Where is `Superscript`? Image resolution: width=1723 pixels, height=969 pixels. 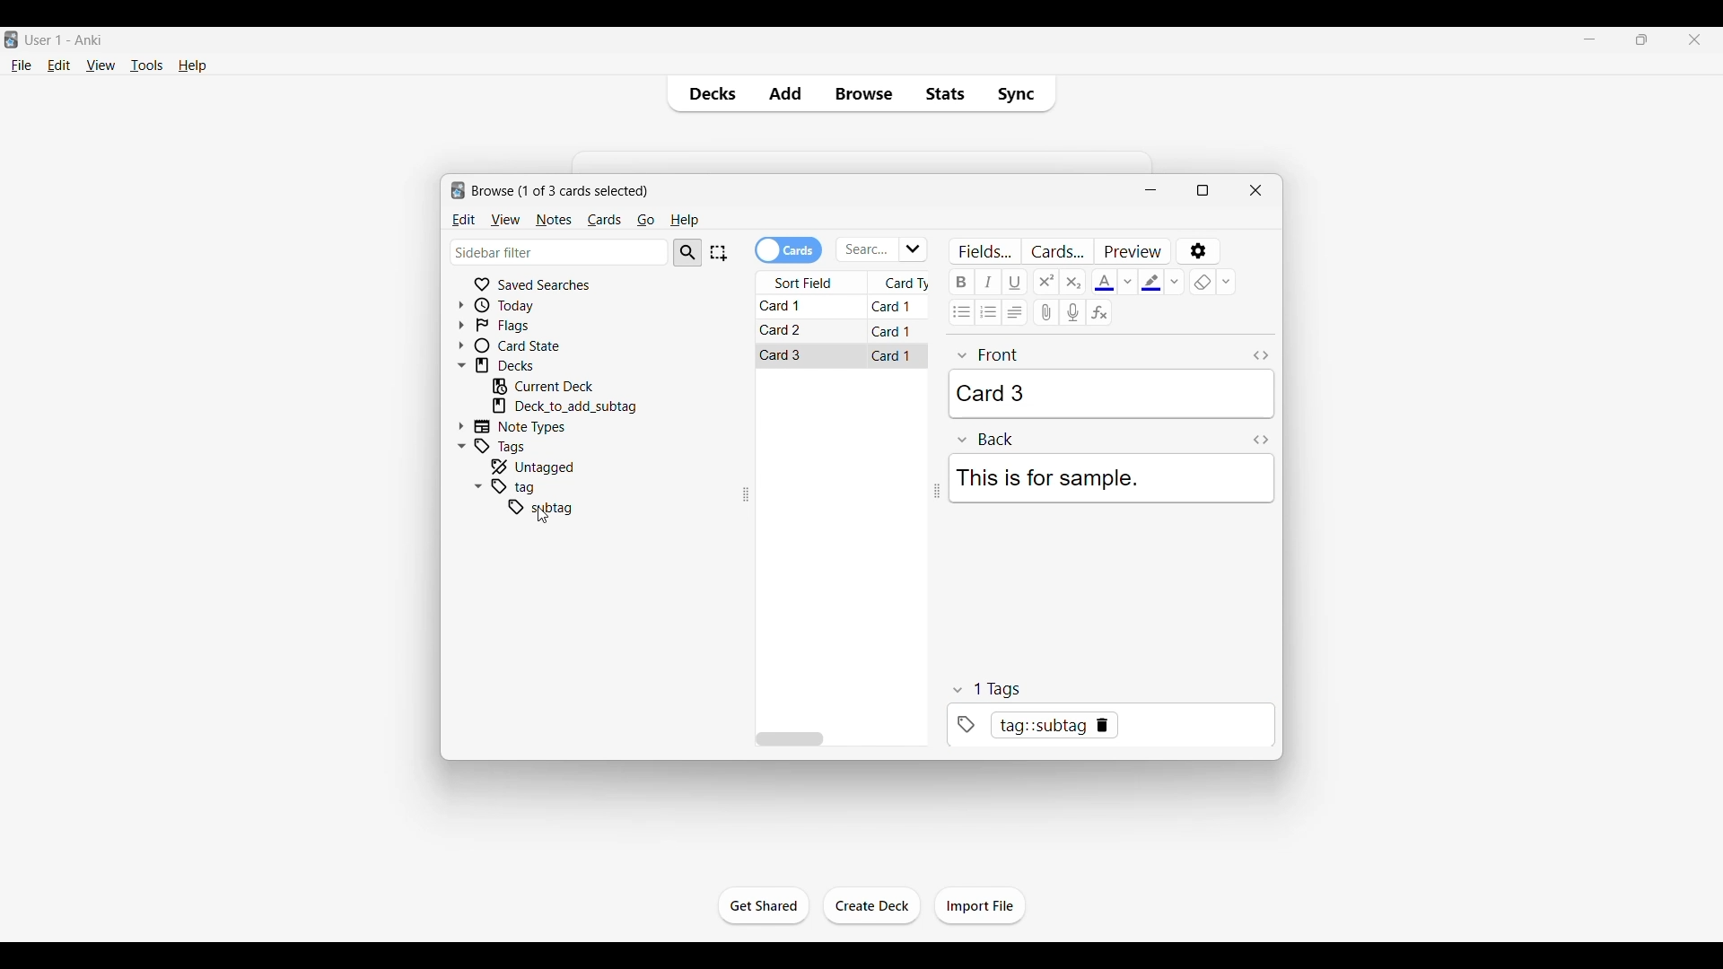
Superscript is located at coordinates (1045, 282).